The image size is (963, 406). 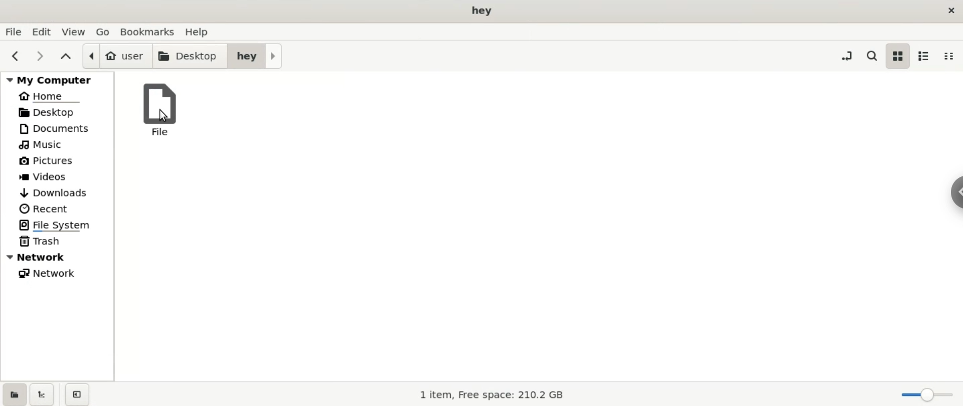 I want to click on videos, so click(x=57, y=176).